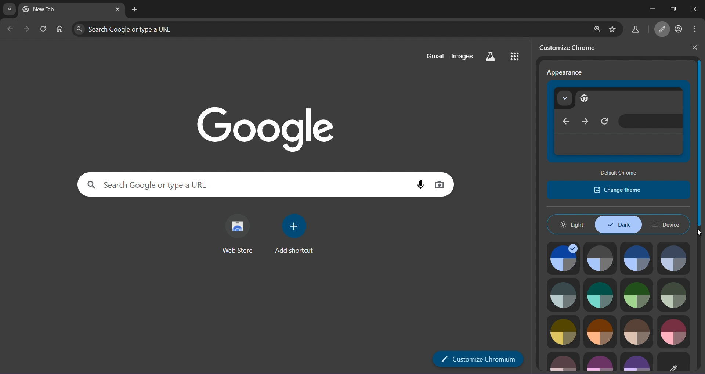  I want to click on device, so click(668, 224).